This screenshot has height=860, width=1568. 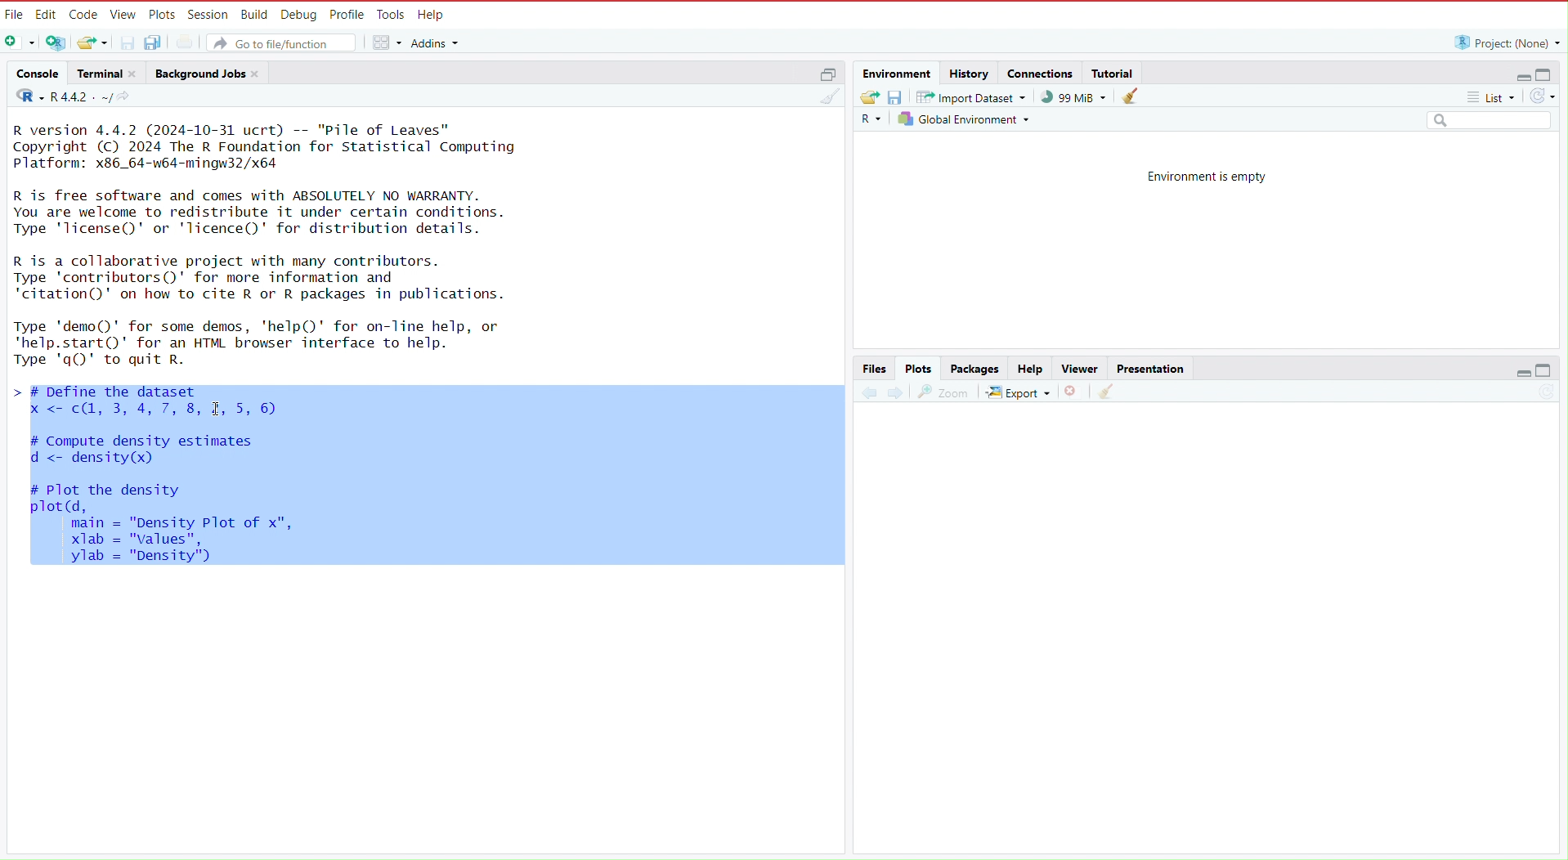 What do you see at coordinates (896, 393) in the screenshot?
I see `next plot` at bounding box center [896, 393].